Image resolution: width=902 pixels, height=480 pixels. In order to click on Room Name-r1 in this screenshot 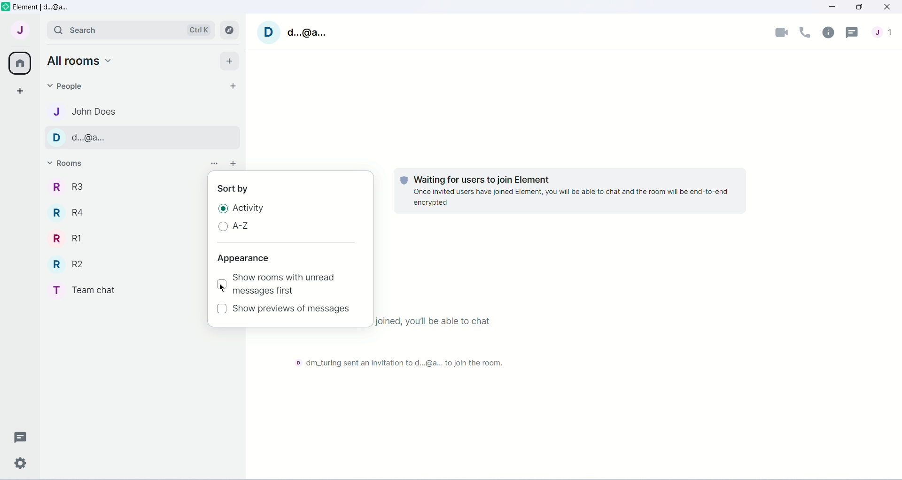, I will do `click(68, 239)`.